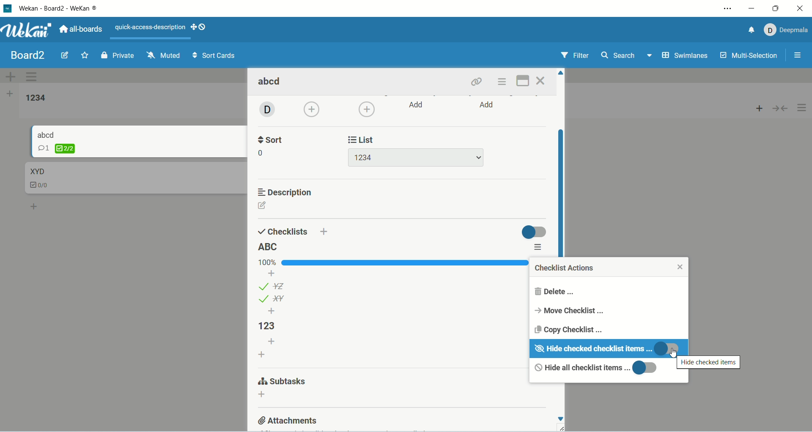 The width and height of the screenshot is (812, 432). Describe the element at coordinates (273, 326) in the screenshot. I see `list title` at that location.